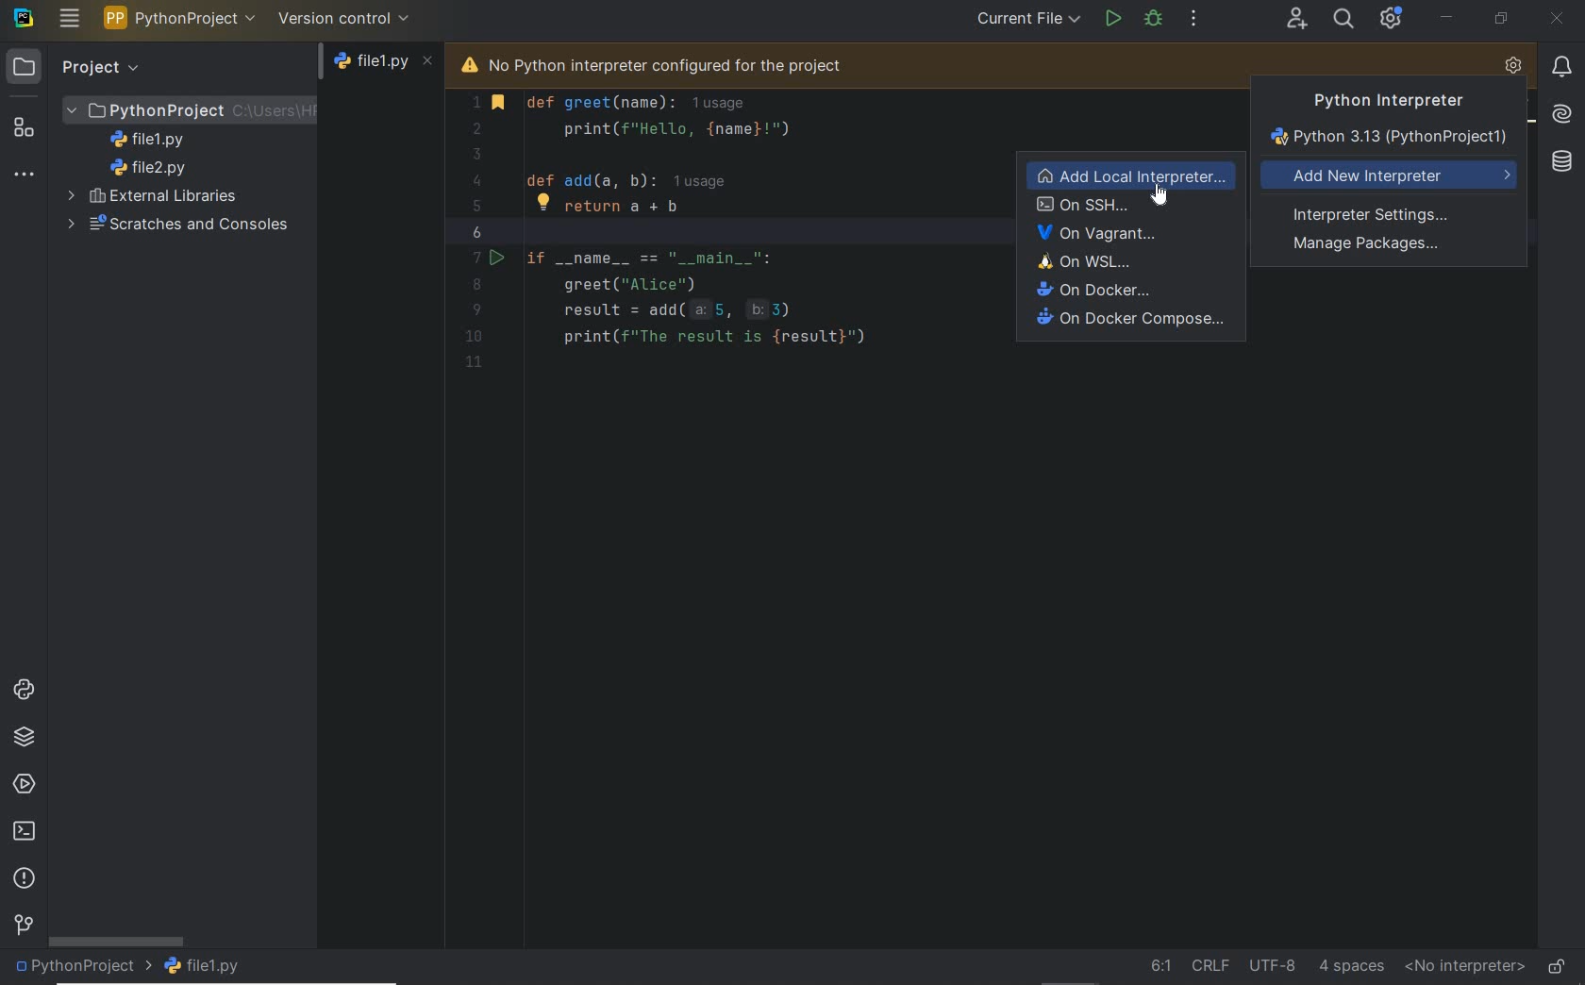 Image resolution: width=1585 pixels, height=985 pixels. Describe the element at coordinates (1560, 162) in the screenshot. I see `database` at that location.